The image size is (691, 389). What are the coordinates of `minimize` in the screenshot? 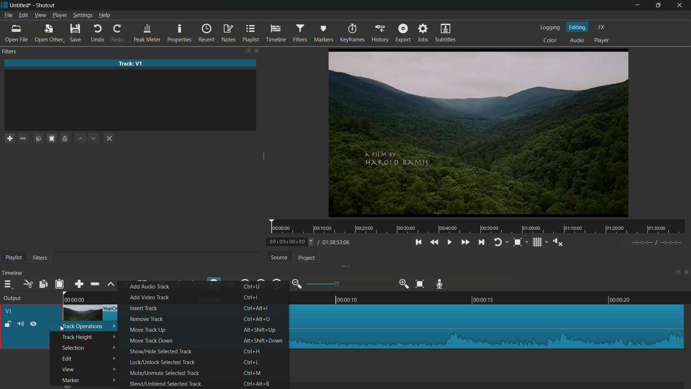 It's located at (639, 5).